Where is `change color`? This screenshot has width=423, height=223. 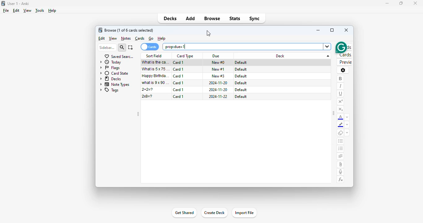 change color is located at coordinates (347, 125).